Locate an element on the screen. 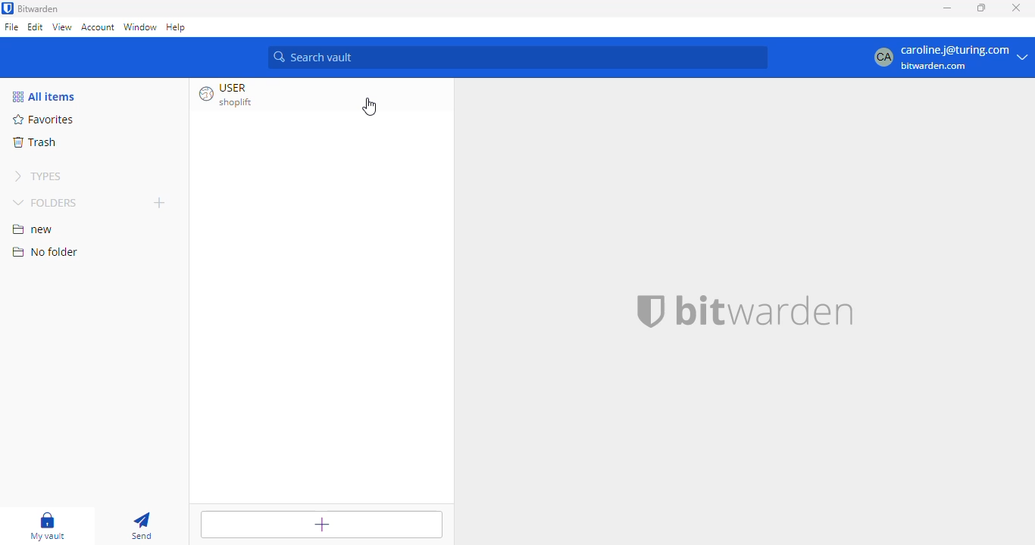  add item is located at coordinates (321, 524).